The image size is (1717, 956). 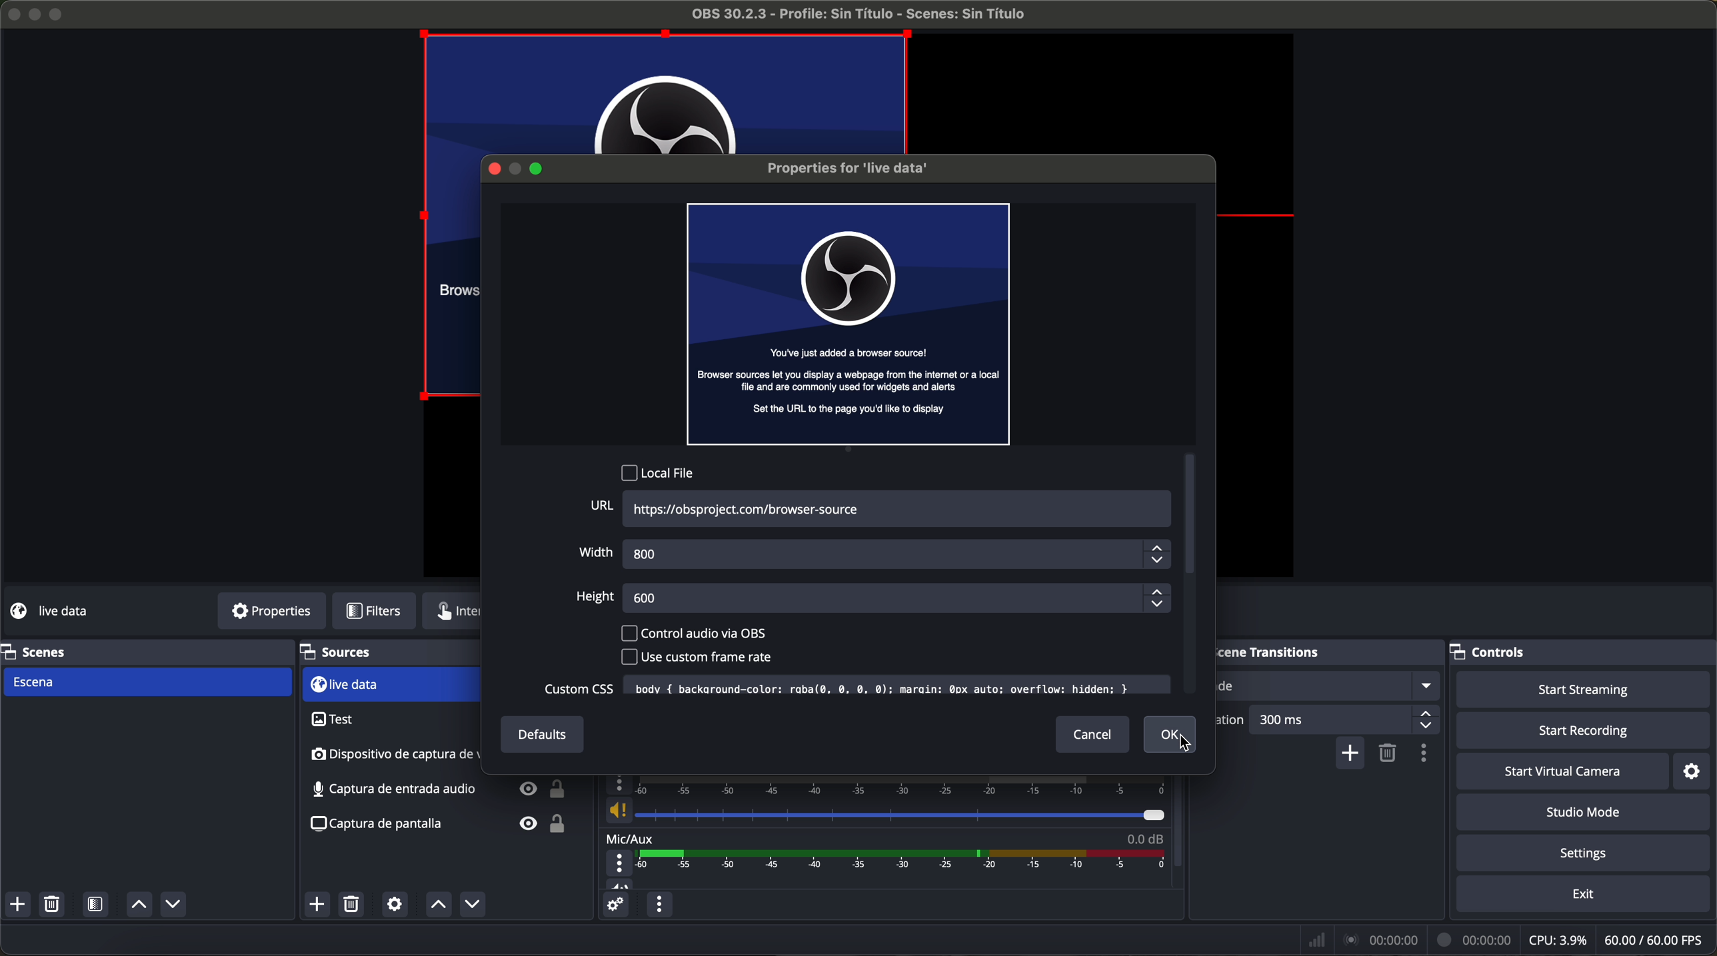 What do you see at coordinates (59, 16) in the screenshot?
I see `maximize program` at bounding box center [59, 16].